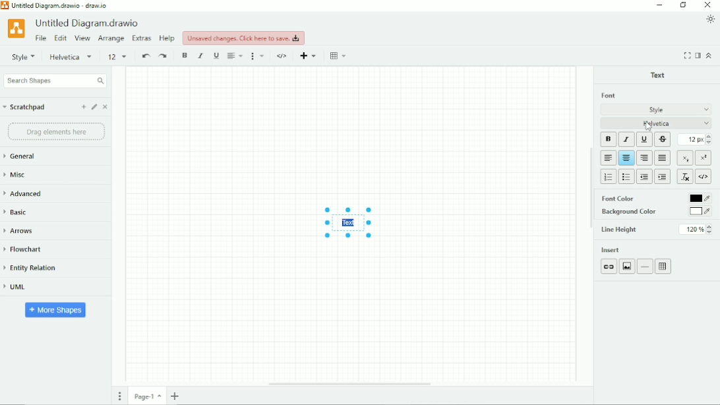 The width and height of the screenshot is (720, 405). I want to click on Decrease indent, so click(645, 177).